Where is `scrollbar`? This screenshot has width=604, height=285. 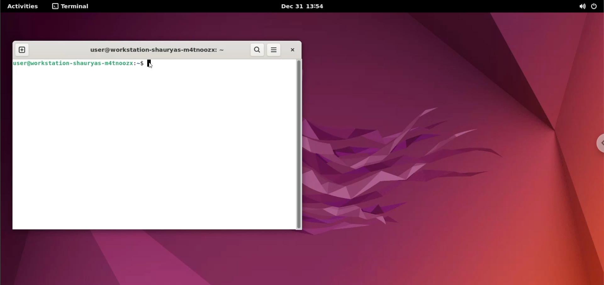
scrollbar is located at coordinates (300, 145).